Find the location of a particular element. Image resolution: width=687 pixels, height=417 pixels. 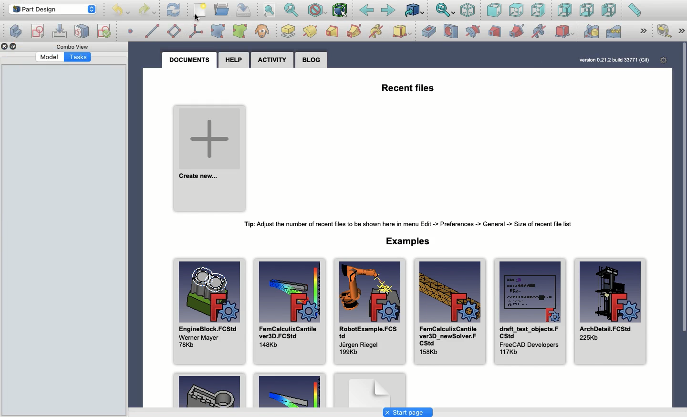

Measure linear is located at coordinates (664, 31).